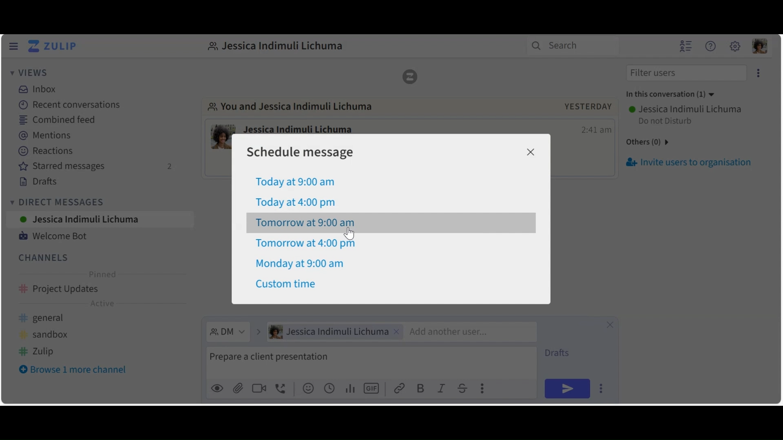  What do you see at coordinates (29, 73) in the screenshot?
I see `Views` at bounding box center [29, 73].